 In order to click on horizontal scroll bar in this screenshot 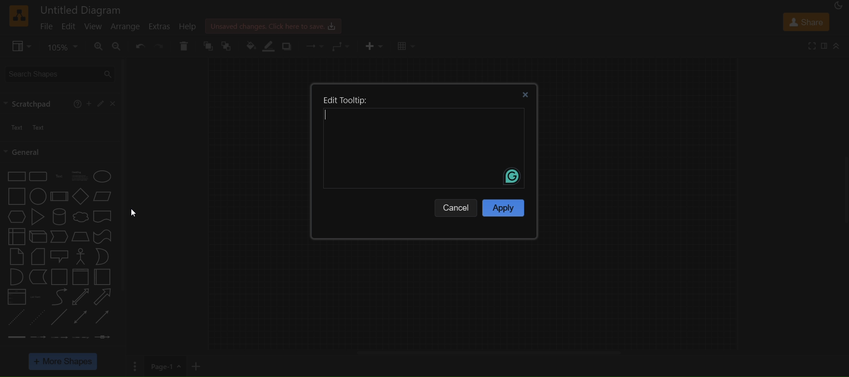, I will do `click(488, 353)`.